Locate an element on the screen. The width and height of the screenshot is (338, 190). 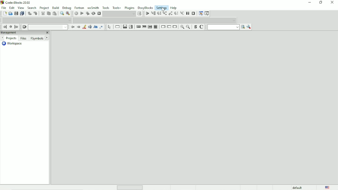
Step out is located at coordinates (170, 14).